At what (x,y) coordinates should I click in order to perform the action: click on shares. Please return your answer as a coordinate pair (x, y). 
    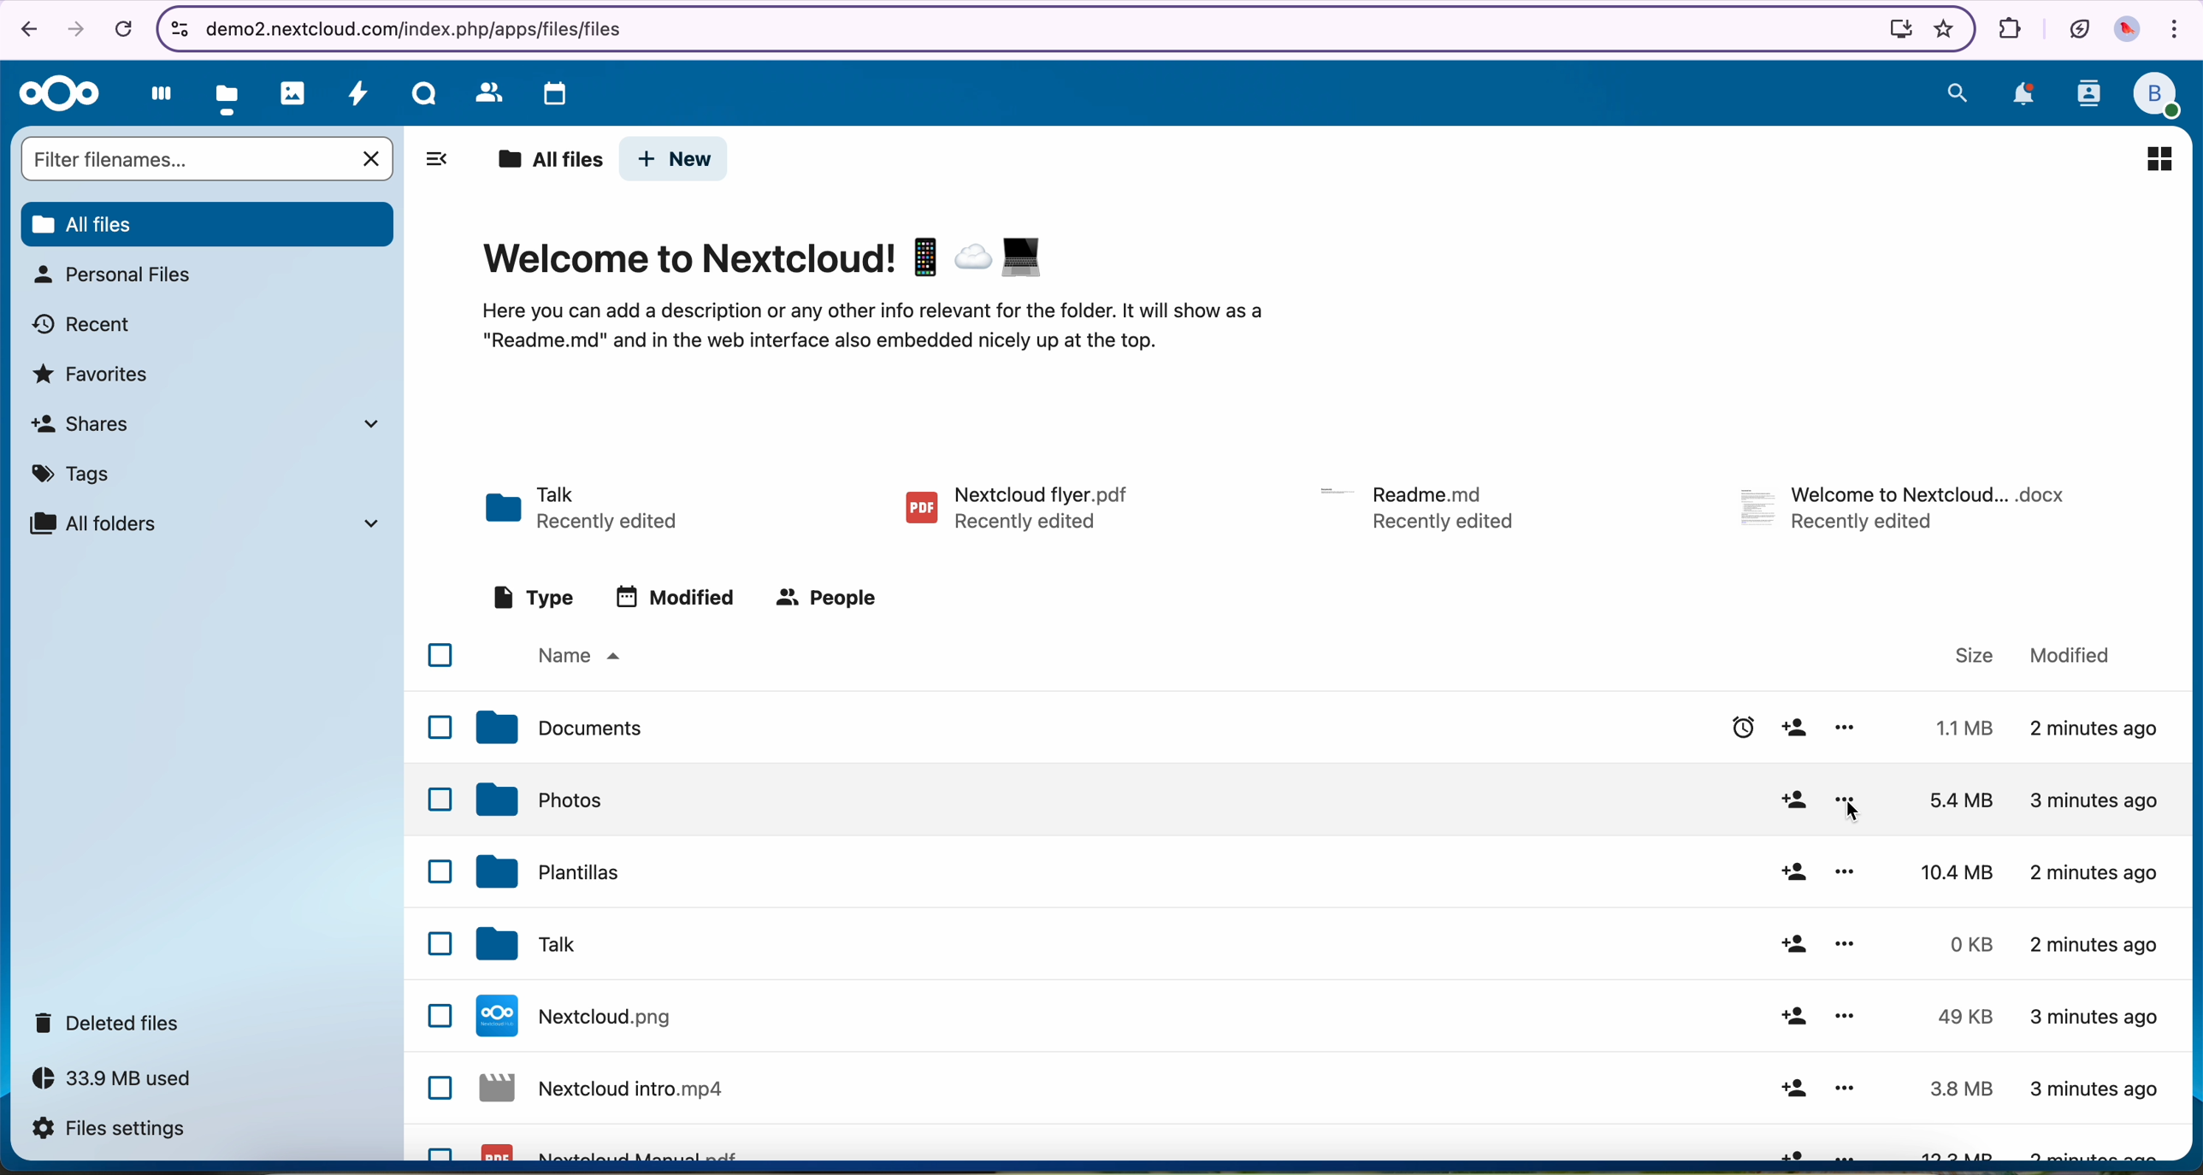
    Looking at the image, I should click on (215, 428).